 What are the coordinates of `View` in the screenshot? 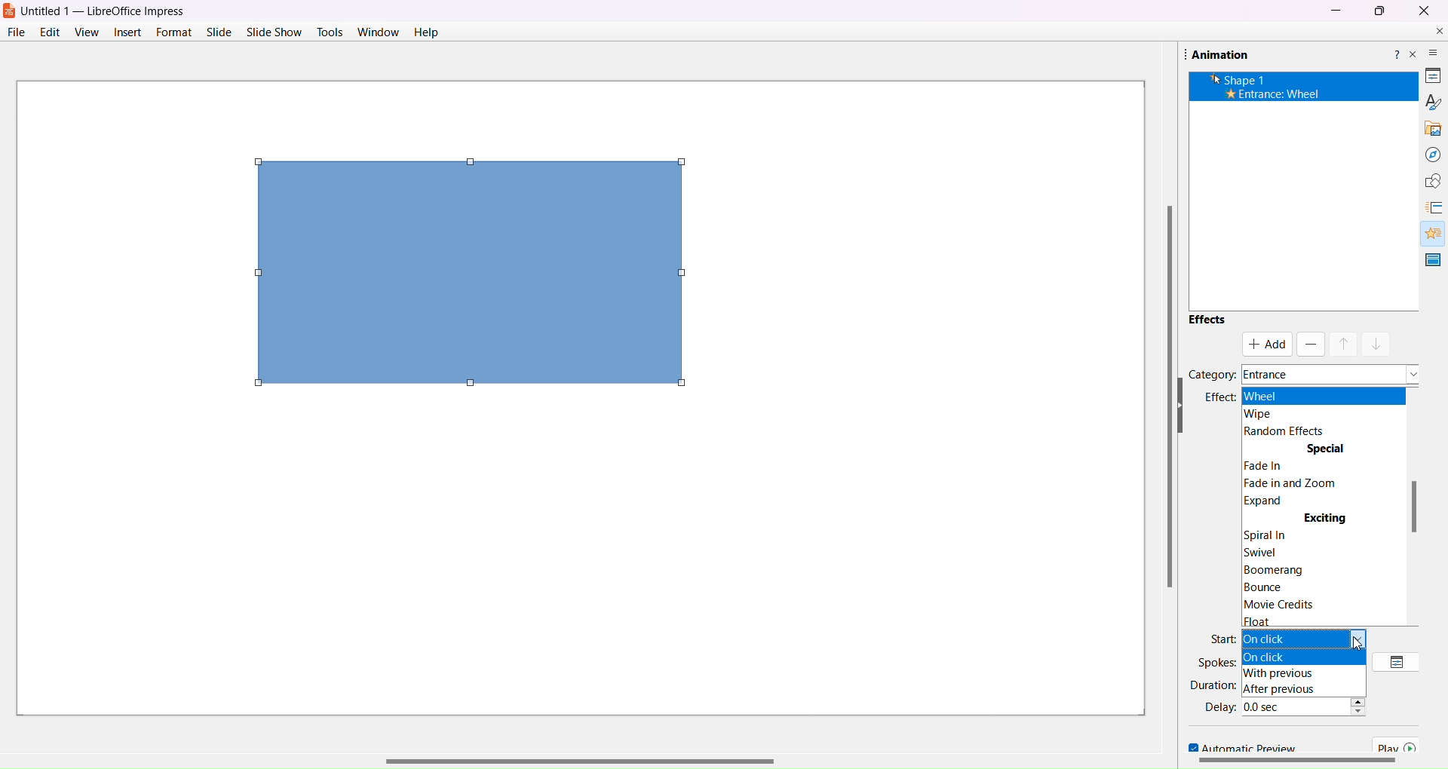 It's located at (86, 32).